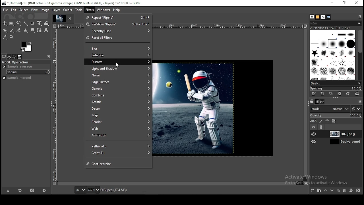 This screenshot has height=205, width=364. Describe the element at coordinates (336, 115) in the screenshot. I see `opacity` at that location.